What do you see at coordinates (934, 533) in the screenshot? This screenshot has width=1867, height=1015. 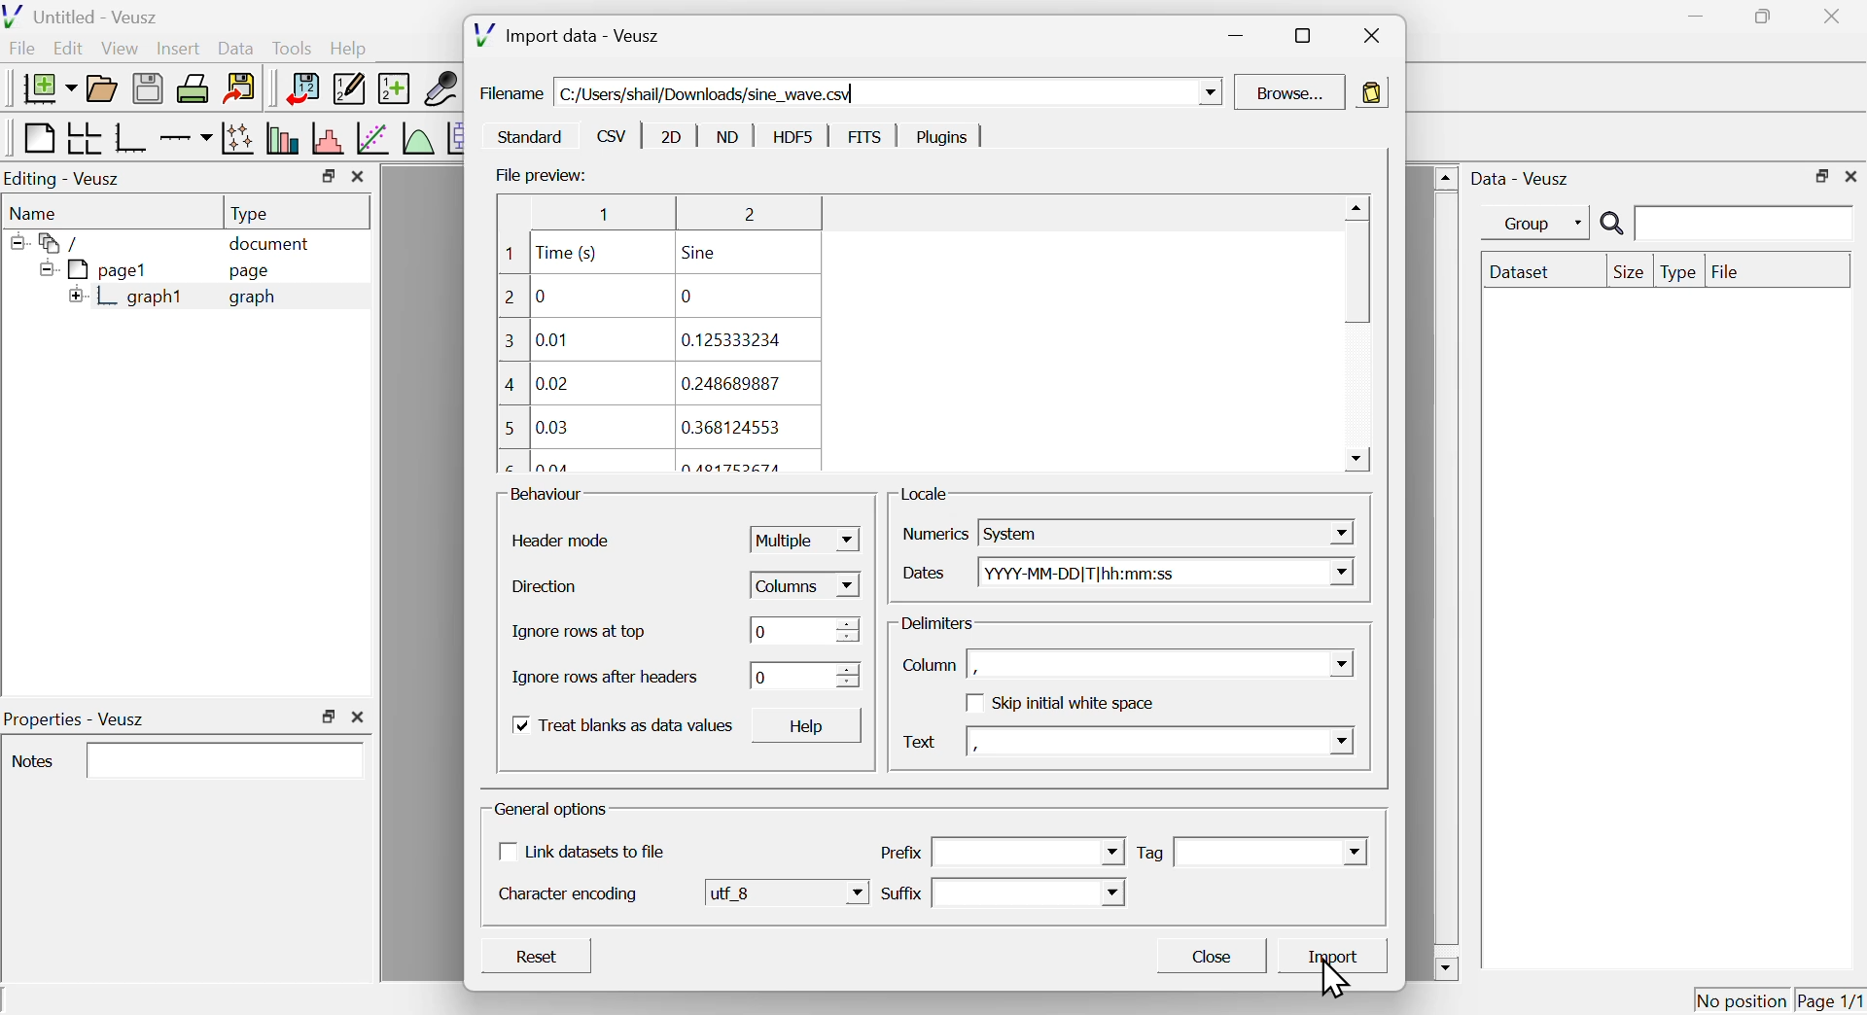 I see `Numerics` at bounding box center [934, 533].